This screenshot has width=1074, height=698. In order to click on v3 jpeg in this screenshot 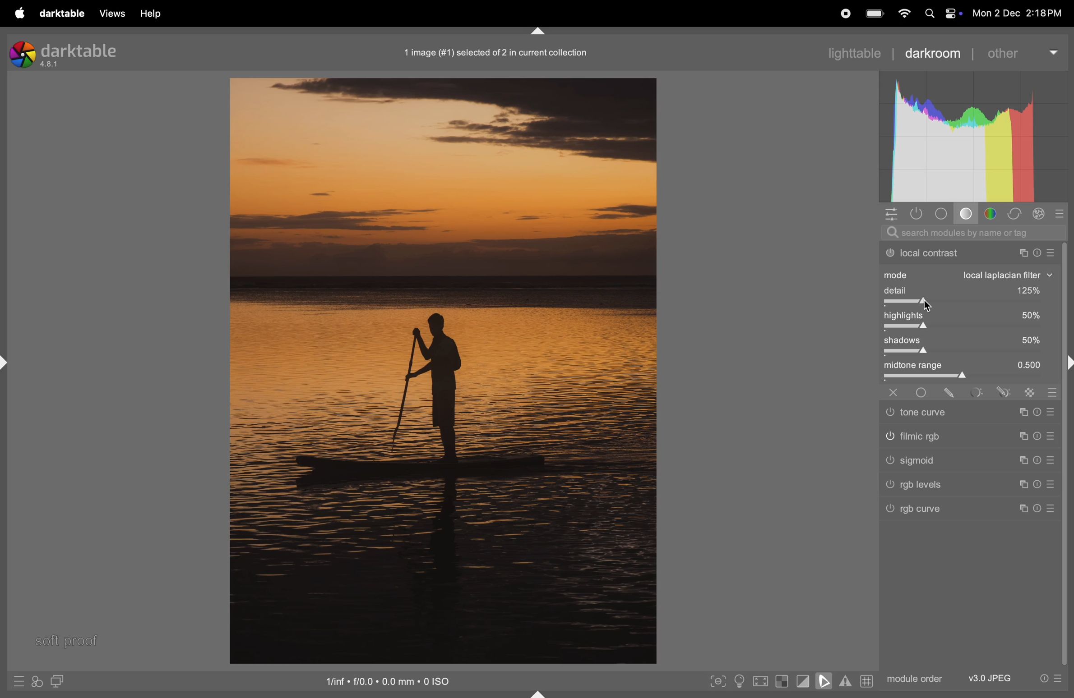, I will do `click(988, 678)`.